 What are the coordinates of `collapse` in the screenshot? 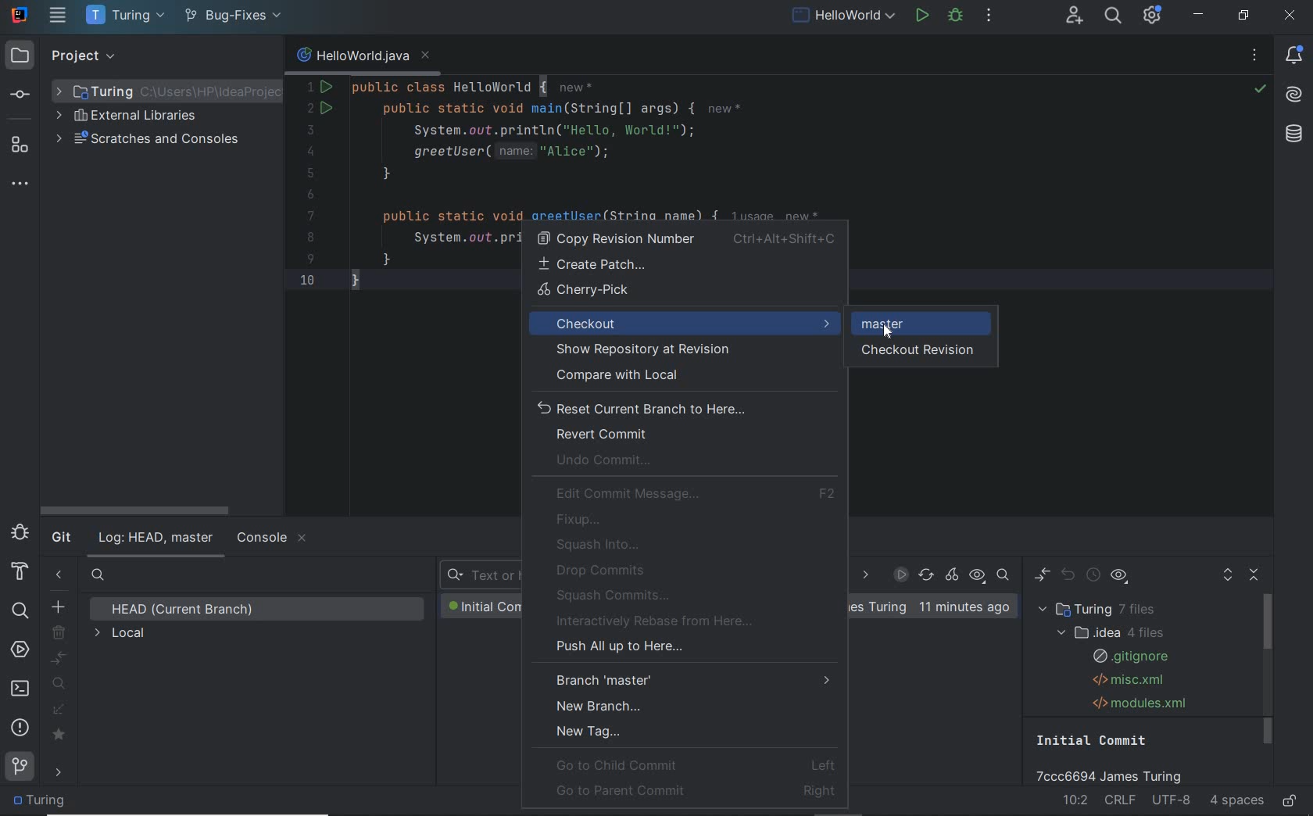 It's located at (213, 57).